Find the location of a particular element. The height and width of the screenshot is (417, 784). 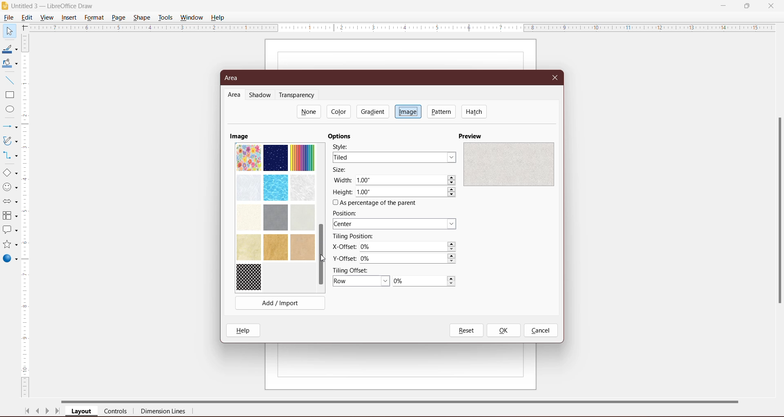

Style is located at coordinates (343, 146).